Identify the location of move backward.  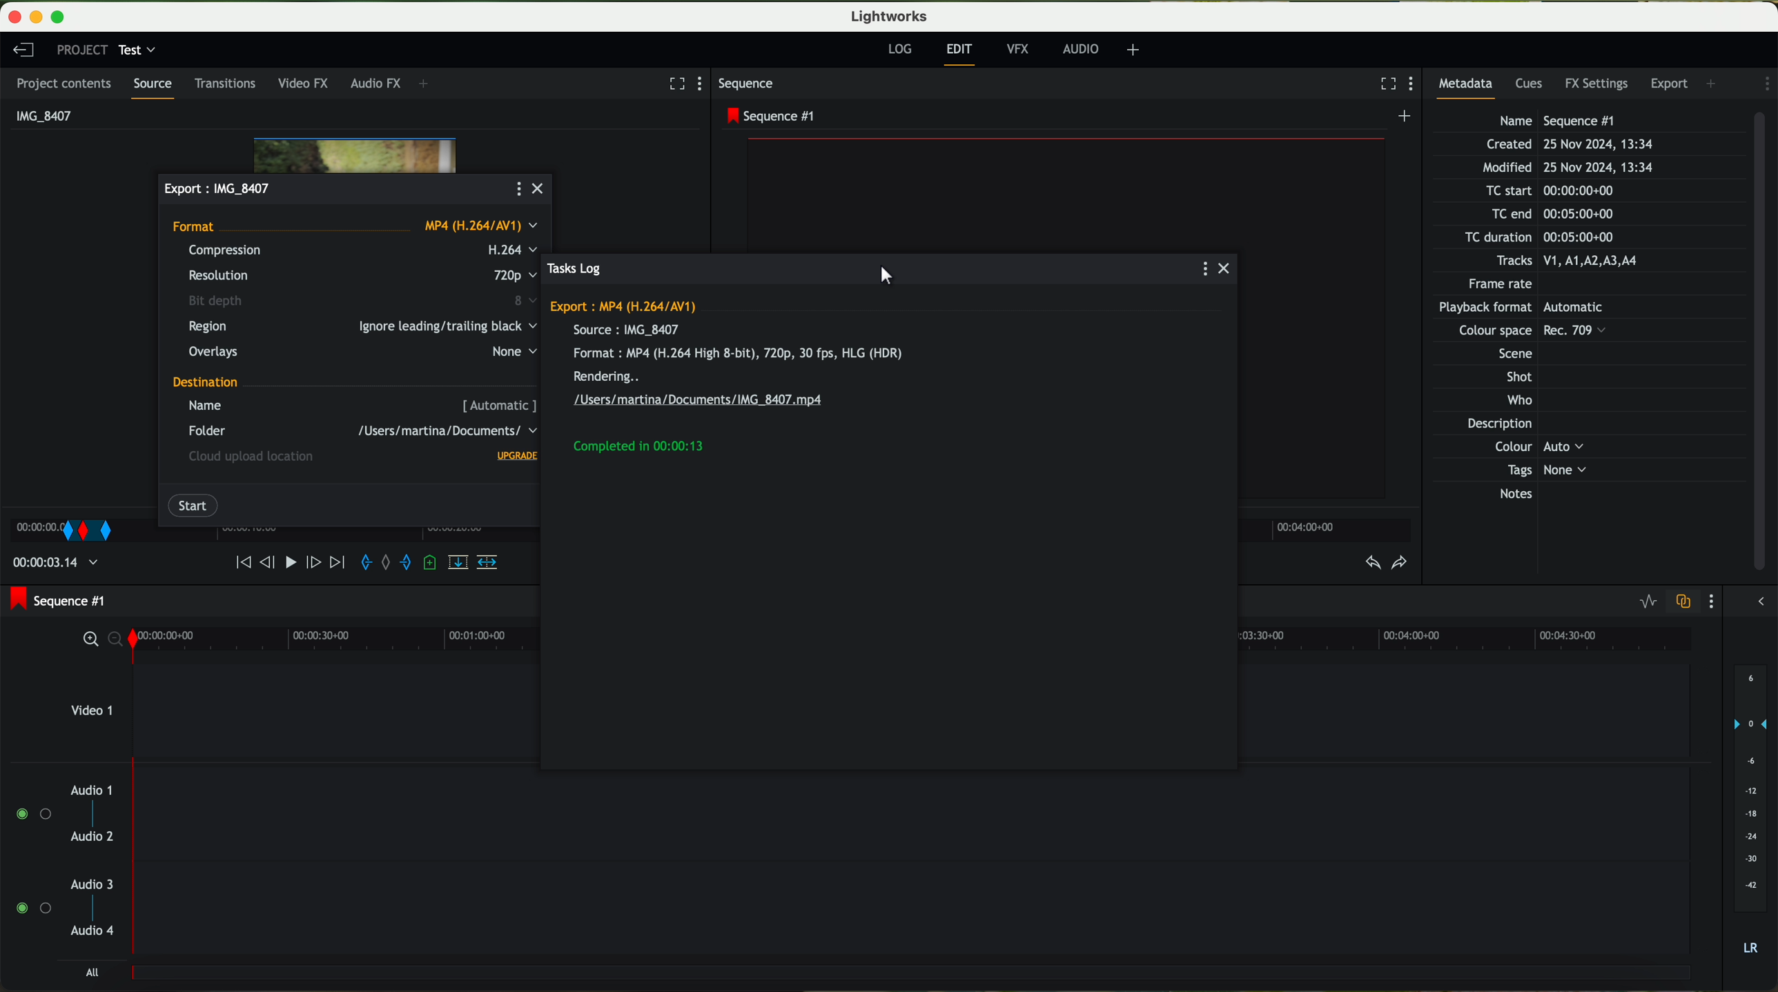
(946, 563).